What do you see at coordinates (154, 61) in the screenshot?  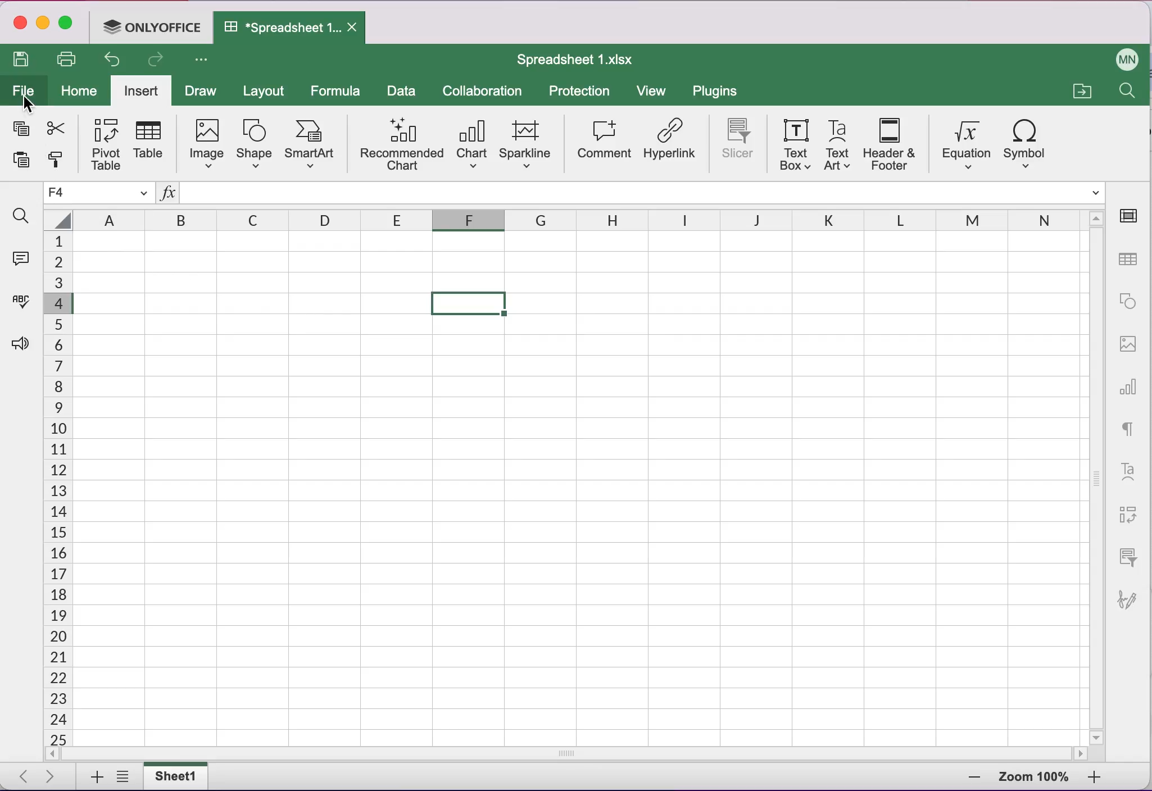 I see `forwards` at bounding box center [154, 61].